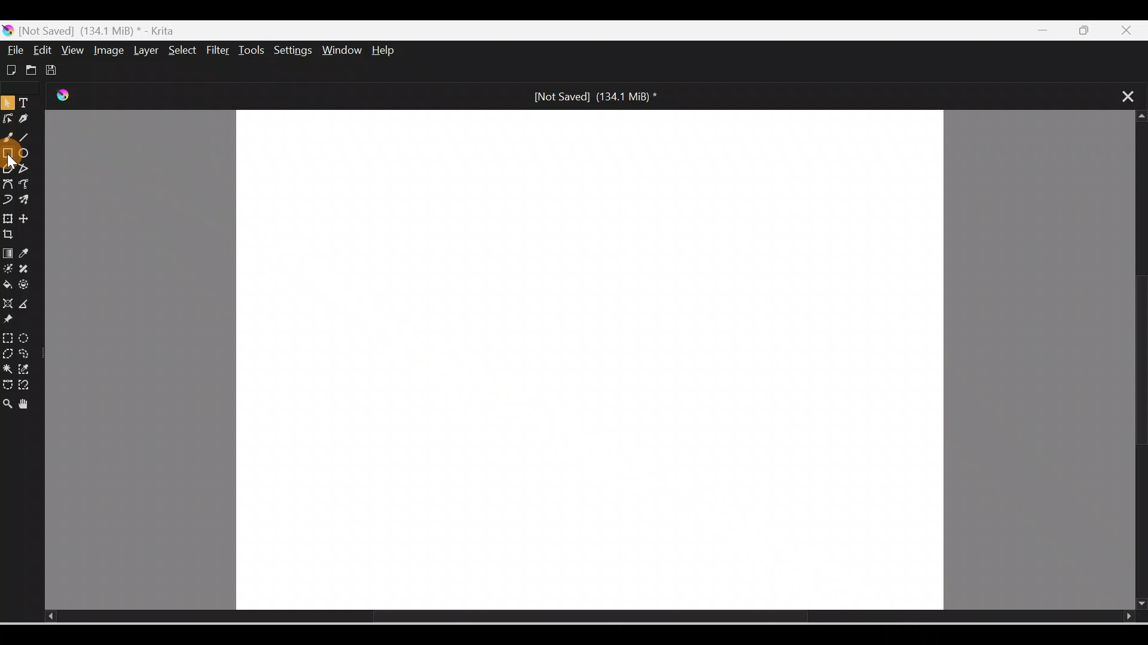  Describe the element at coordinates (294, 51) in the screenshot. I see `Settings` at that location.